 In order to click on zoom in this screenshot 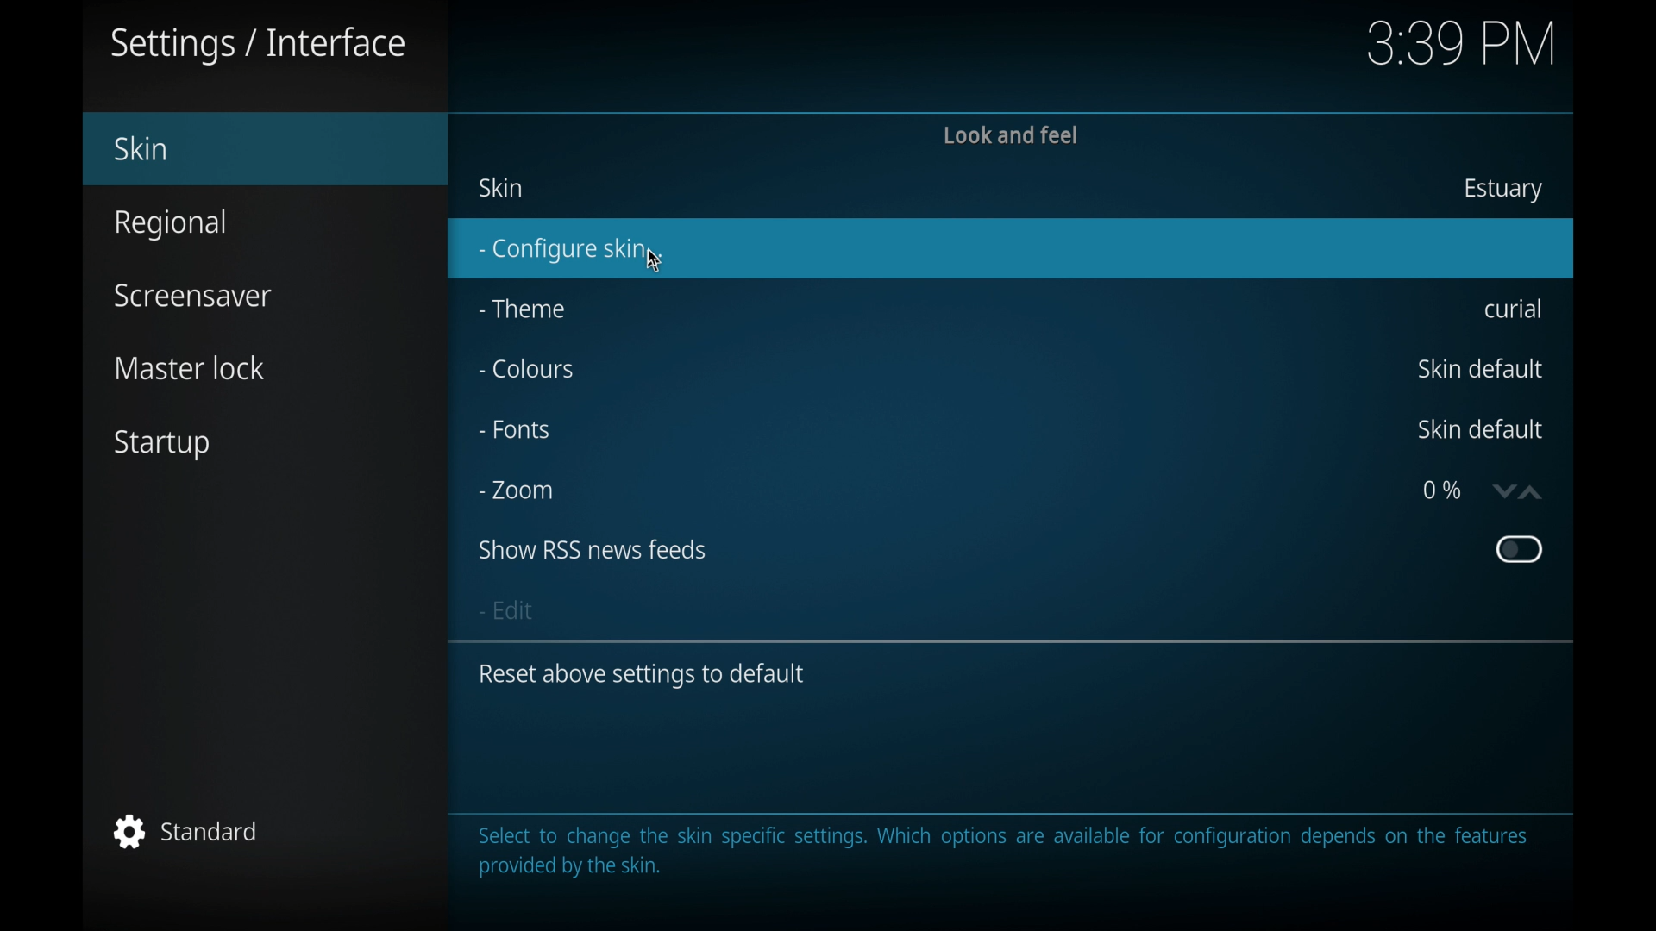, I will do `click(517, 491)`.